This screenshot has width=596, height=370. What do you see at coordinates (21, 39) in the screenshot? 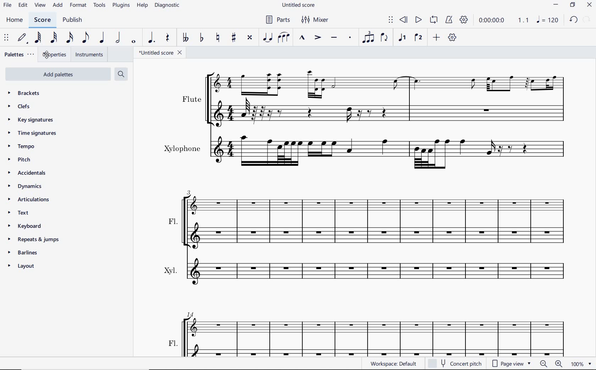
I see `DEFAULT (STEP TIME)` at bounding box center [21, 39].